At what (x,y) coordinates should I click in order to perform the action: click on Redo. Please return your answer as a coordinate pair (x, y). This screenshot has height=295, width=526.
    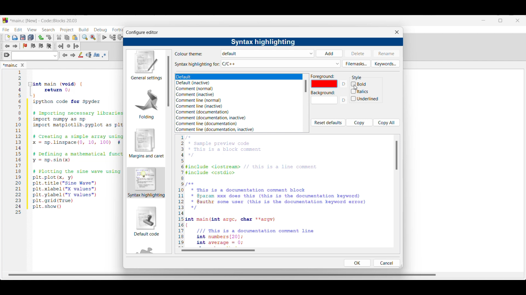
    Looking at the image, I should click on (49, 37).